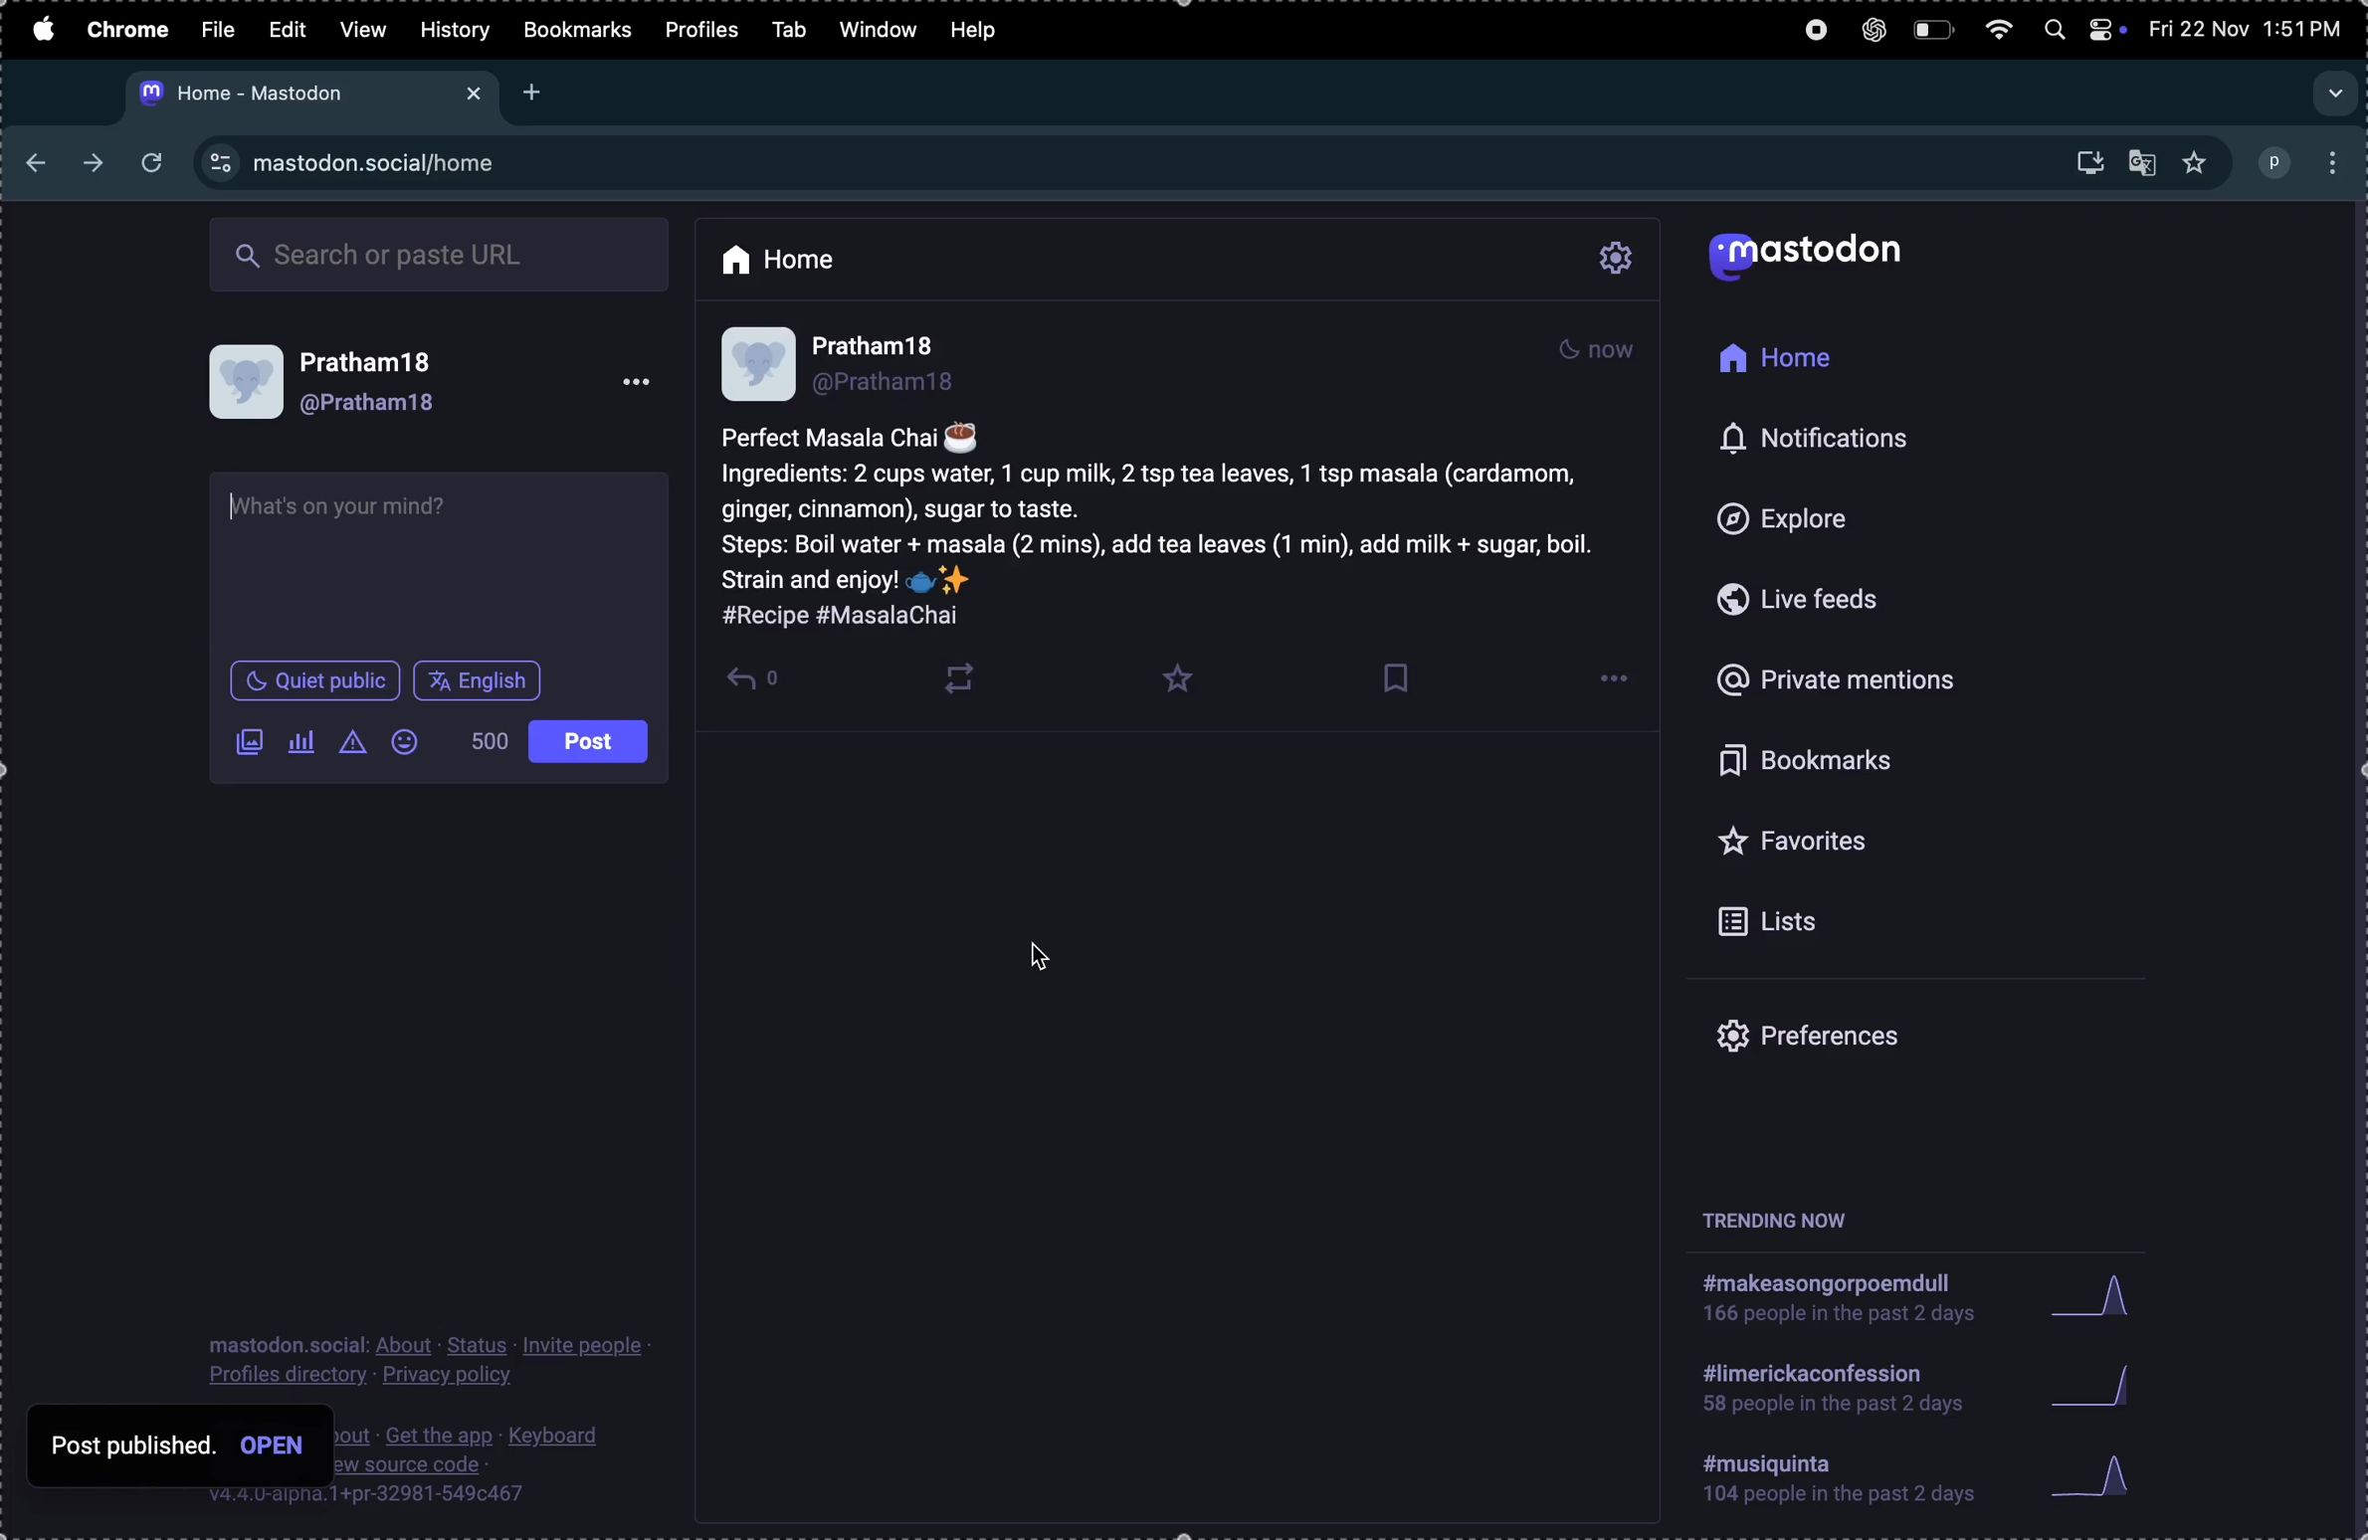  Describe the element at coordinates (2052, 27) in the screenshot. I see `spotlight search` at that location.